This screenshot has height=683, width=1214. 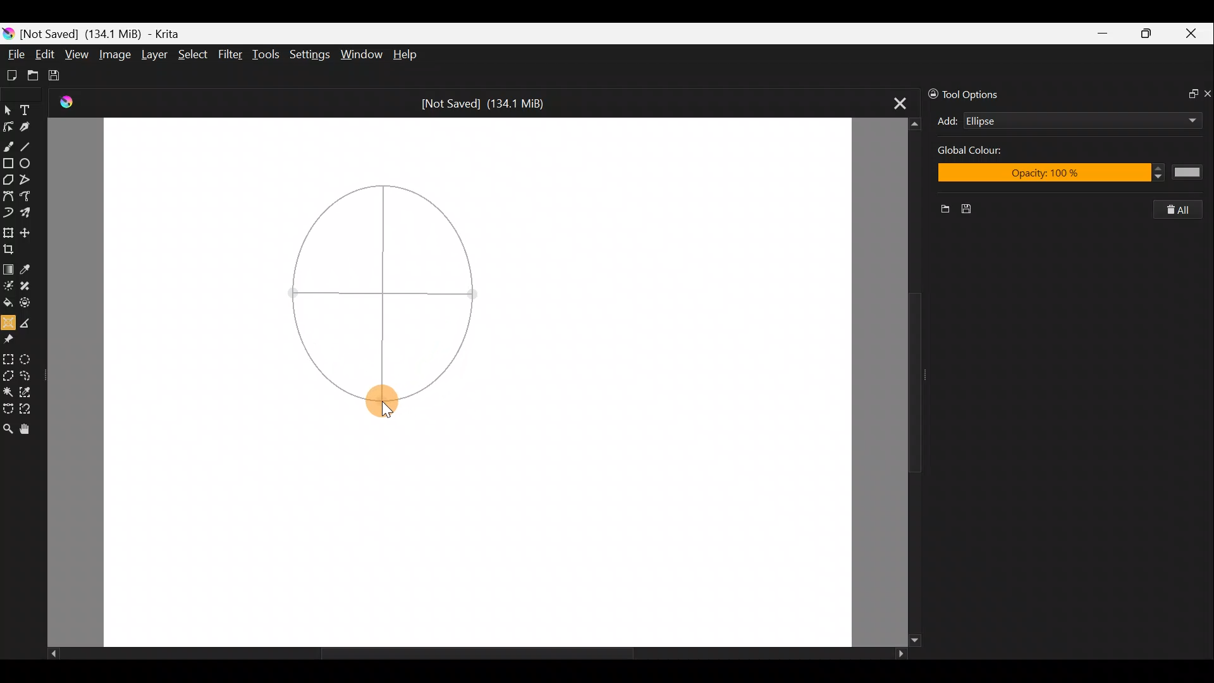 What do you see at coordinates (26, 197) in the screenshot?
I see `Freehand path tool` at bounding box center [26, 197].